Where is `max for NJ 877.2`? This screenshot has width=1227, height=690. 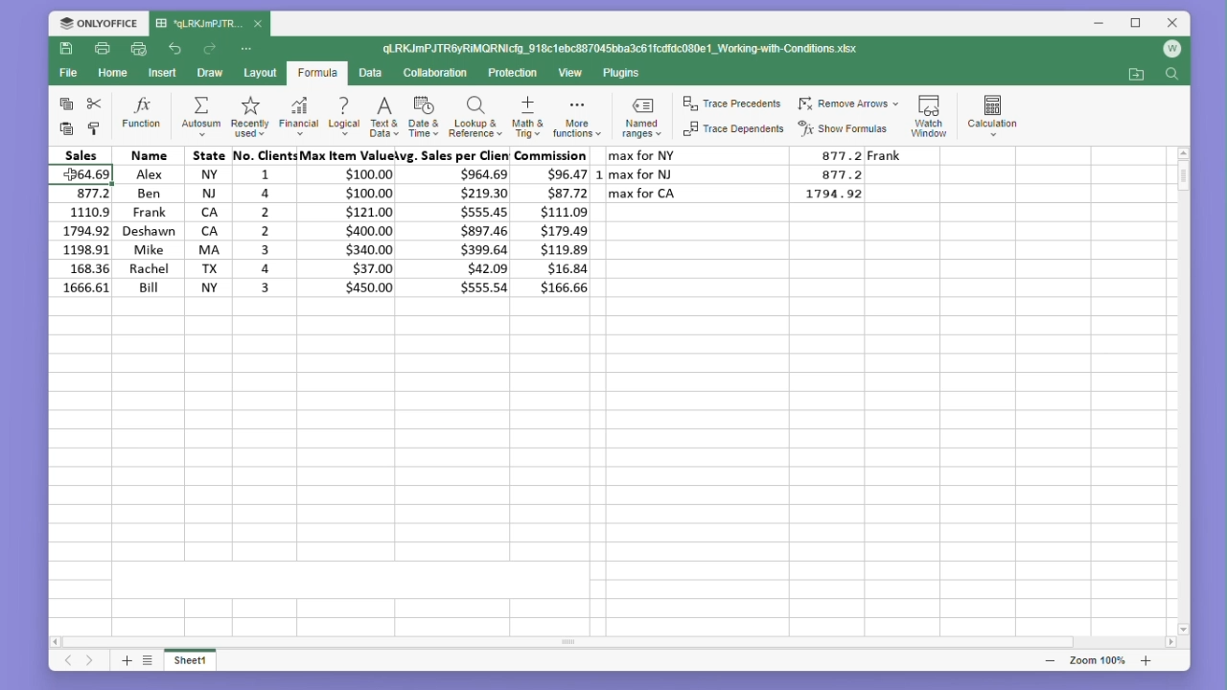 max for NJ 877.2 is located at coordinates (738, 173).